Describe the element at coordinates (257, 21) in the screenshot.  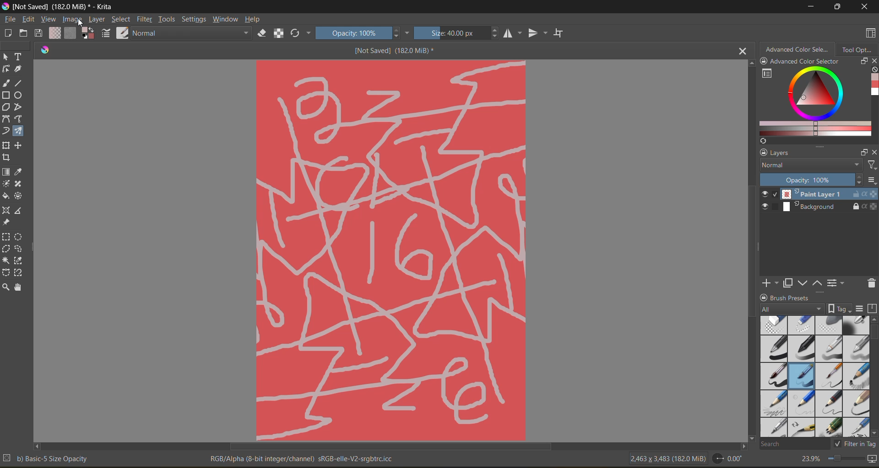
I see `help` at that location.